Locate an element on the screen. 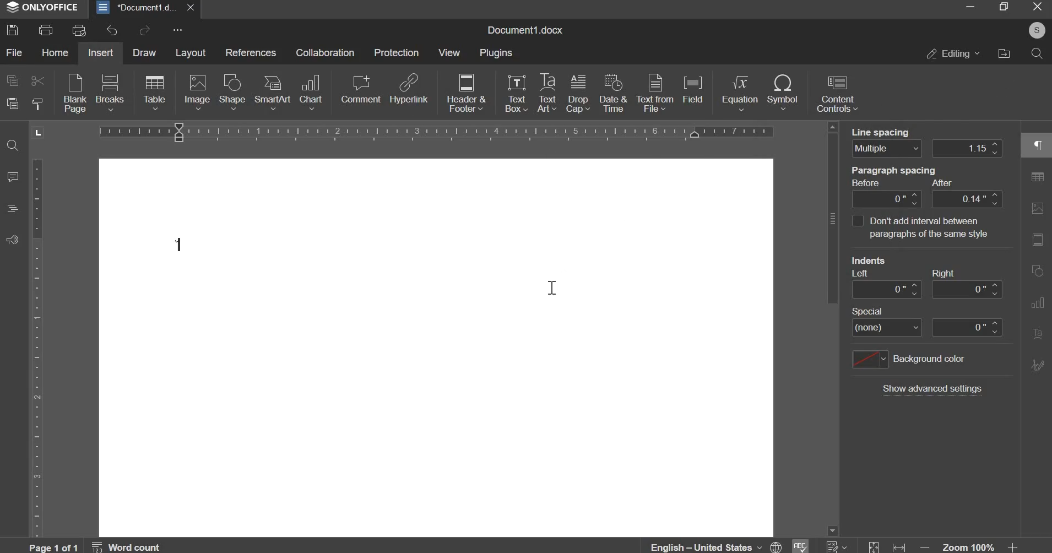 The image size is (1052, 553). breaks is located at coordinates (110, 93).